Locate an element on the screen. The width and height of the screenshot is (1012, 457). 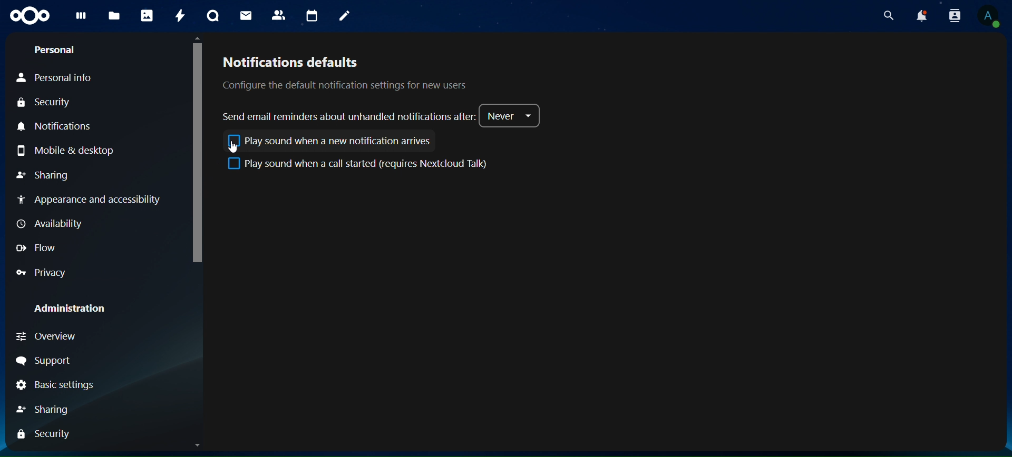
contacts is located at coordinates (278, 16).